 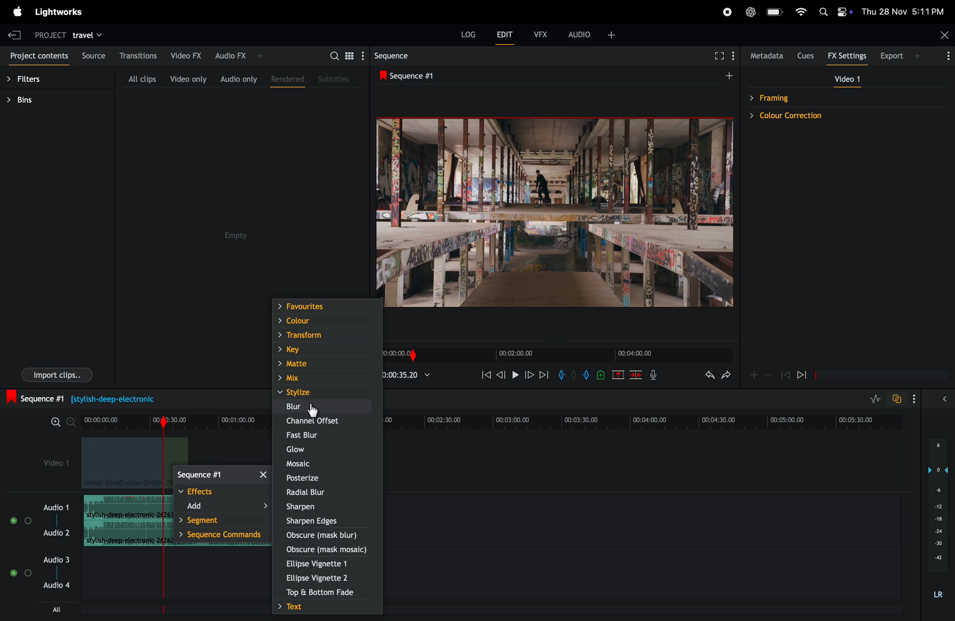 What do you see at coordinates (323, 563) in the screenshot?
I see `ellipse vignttte` at bounding box center [323, 563].